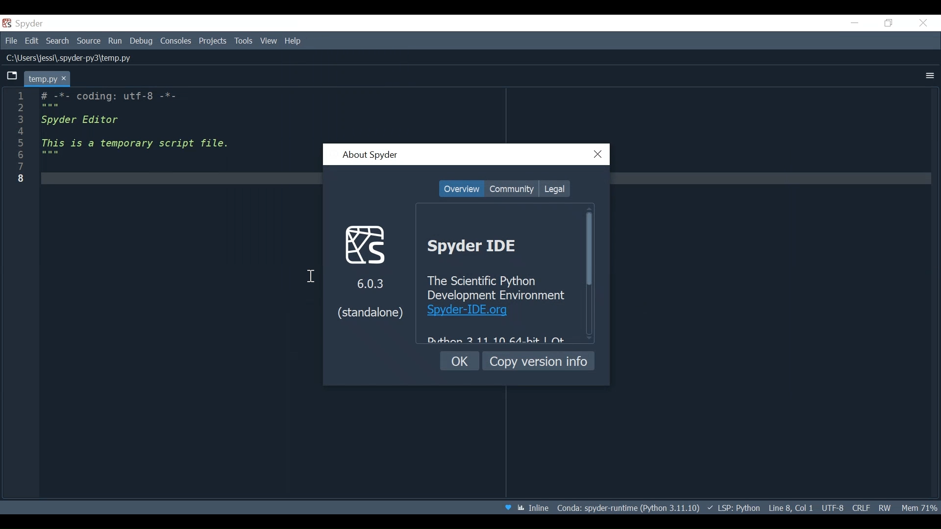 This screenshot has width=941, height=529. Describe the element at coordinates (31, 42) in the screenshot. I see `Edit` at that location.